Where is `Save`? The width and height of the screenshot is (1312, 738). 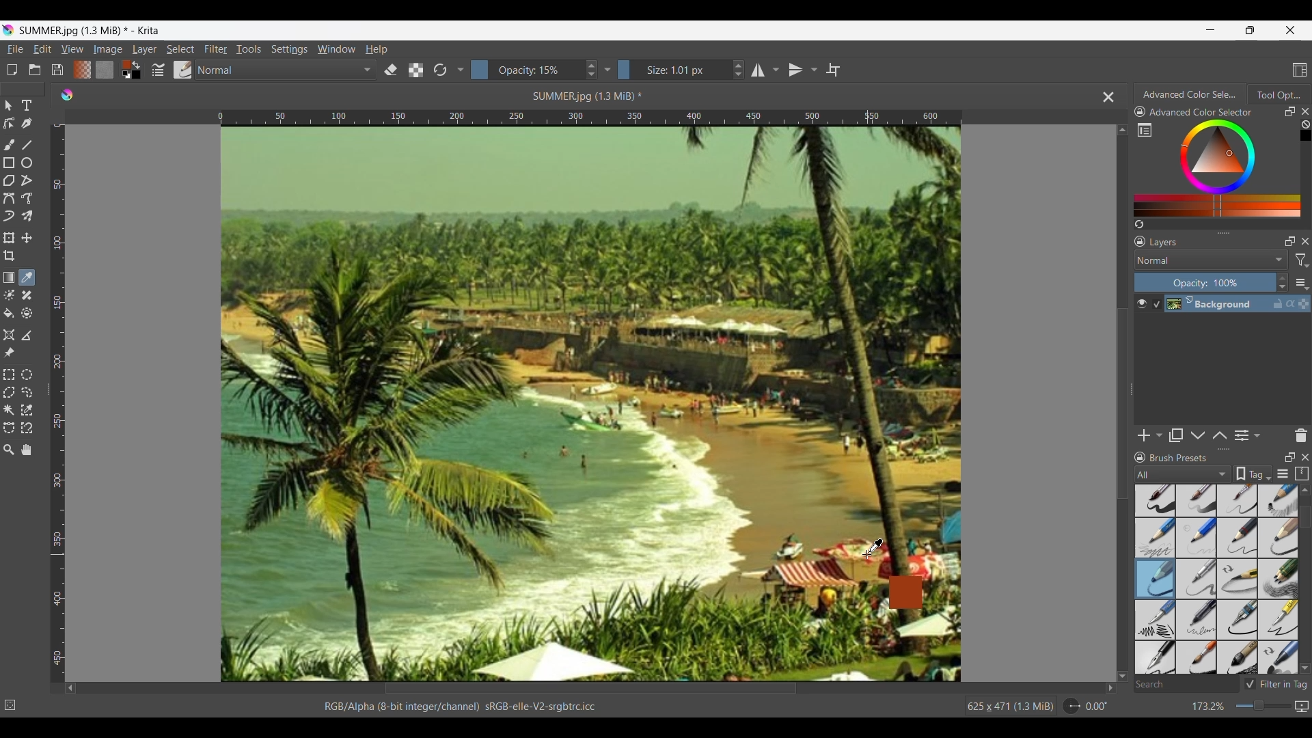 Save is located at coordinates (57, 70).